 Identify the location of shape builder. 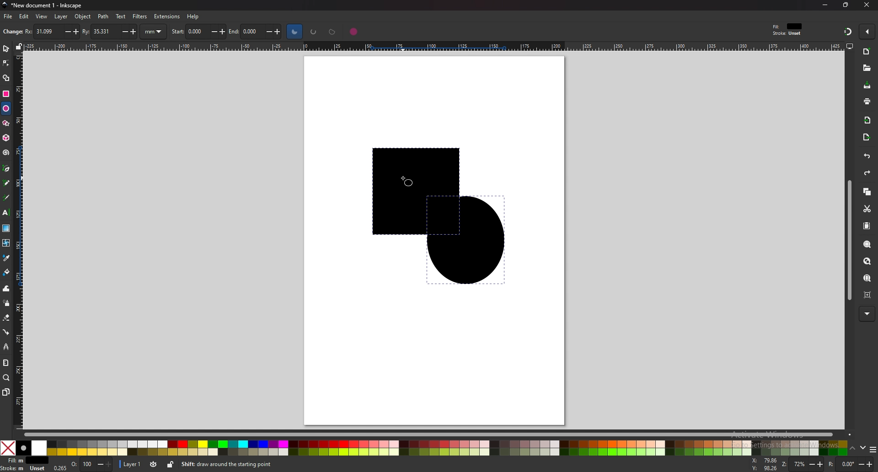
(5, 79).